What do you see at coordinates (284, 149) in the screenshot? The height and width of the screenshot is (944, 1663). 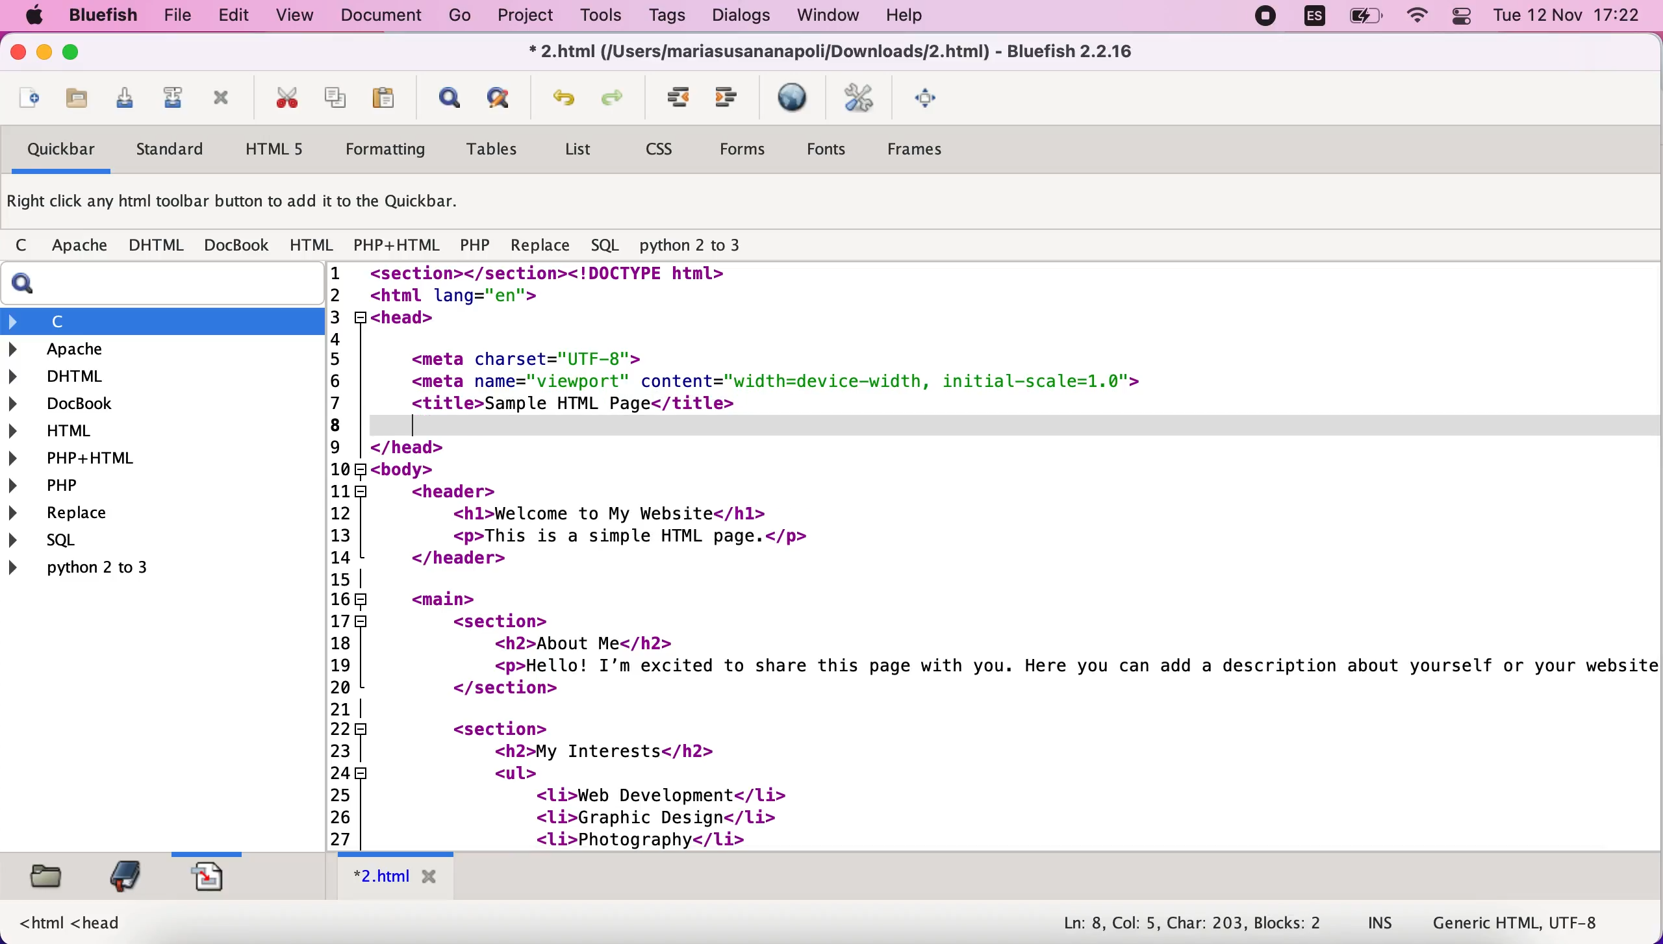 I see `html5` at bounding box center [284, 149].